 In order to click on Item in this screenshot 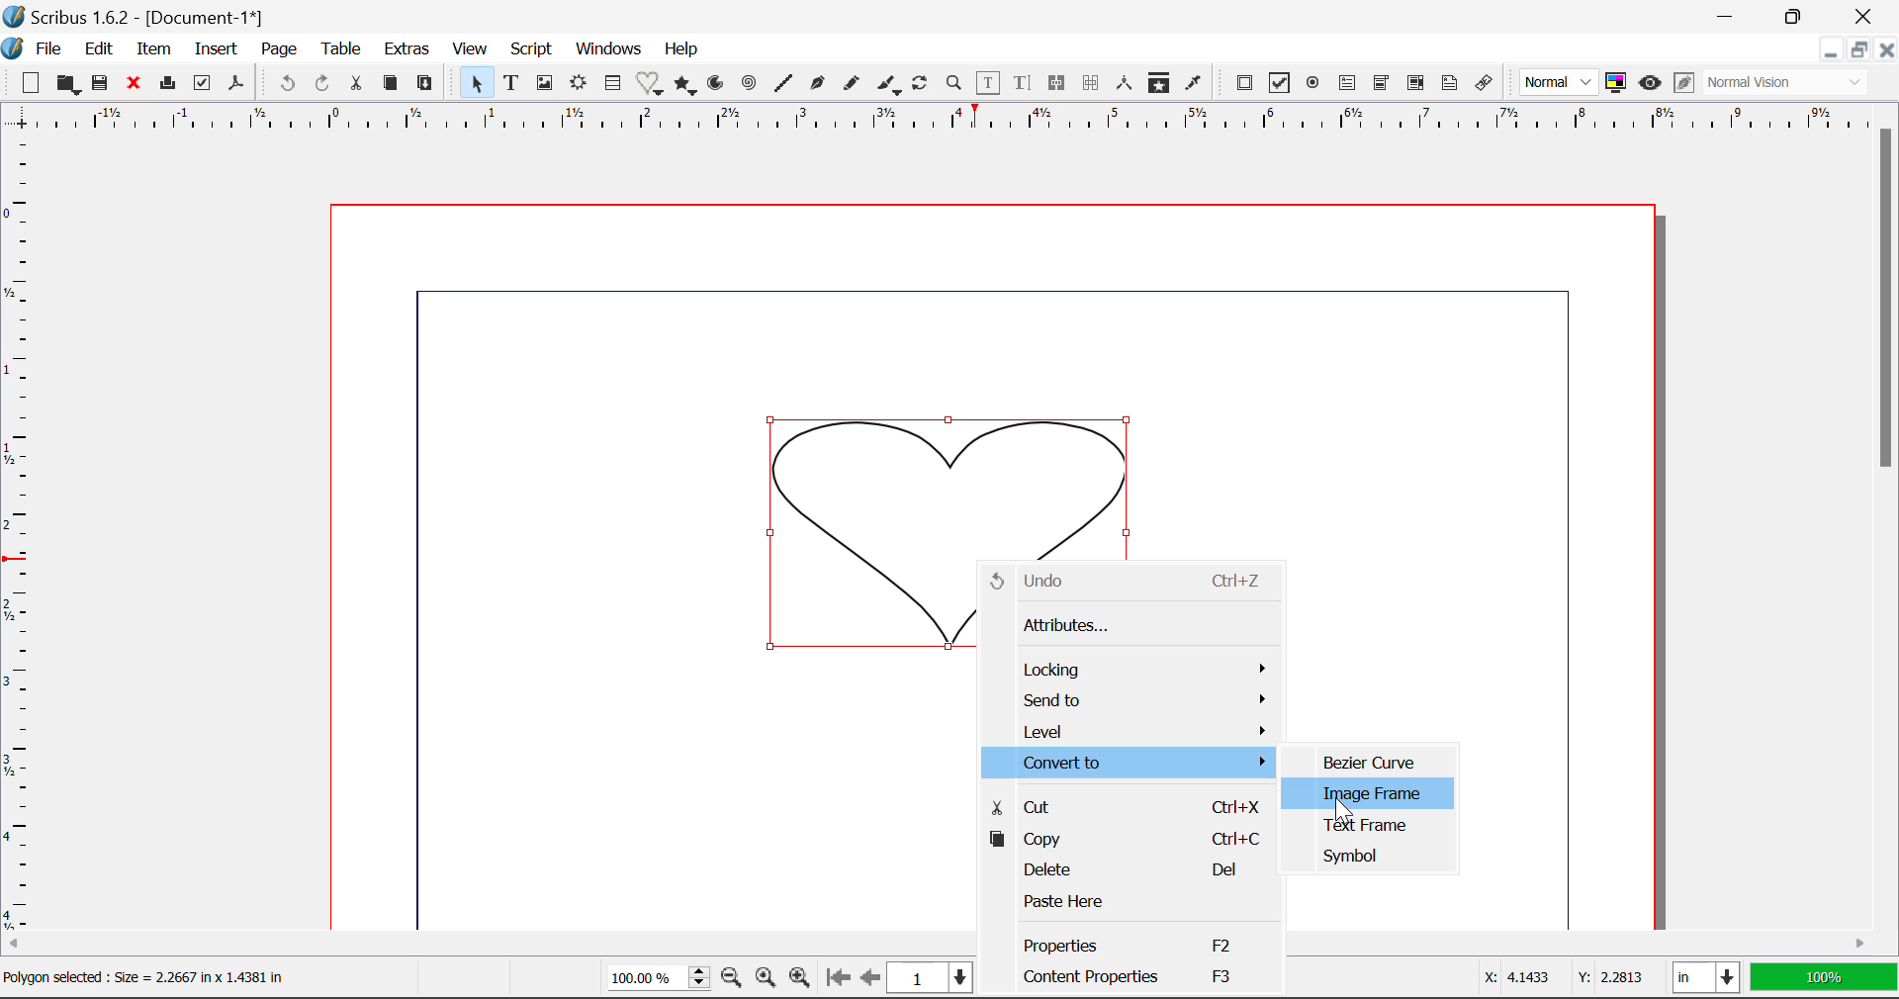, I will do `click(154, 50)`.